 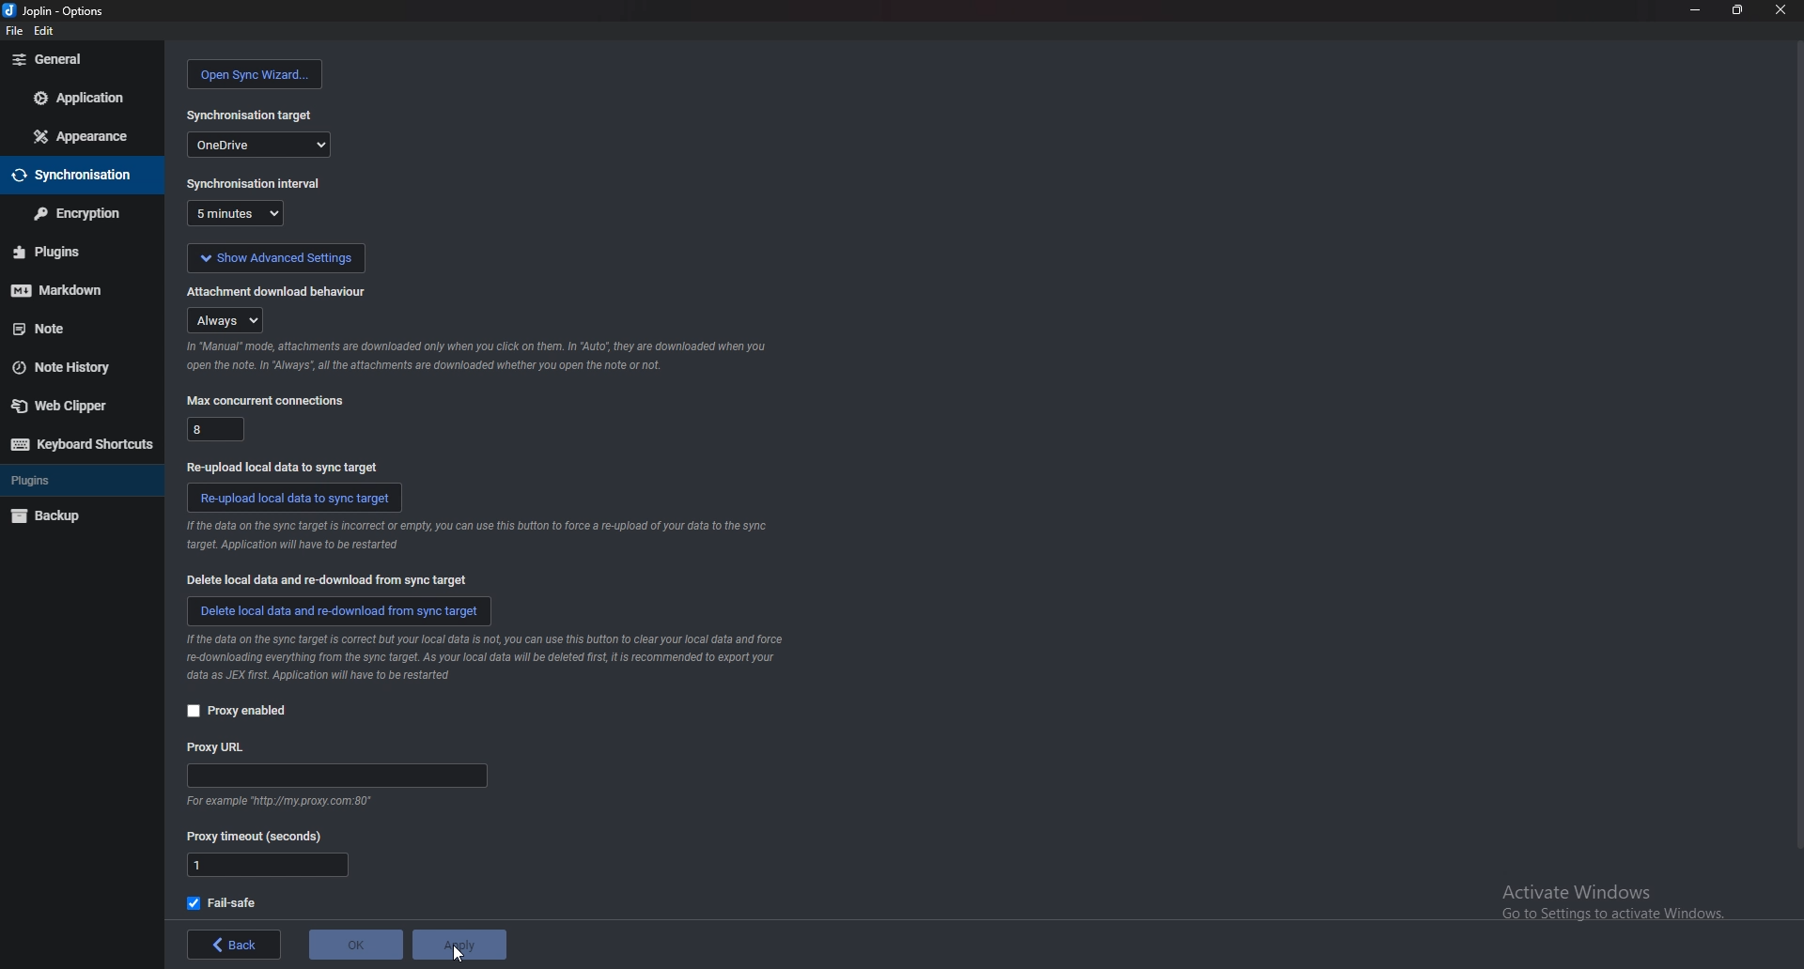 What do you see at coordinates (1780, 8) in the screenshot?
I see `close` at bounding box center [1780, 8].